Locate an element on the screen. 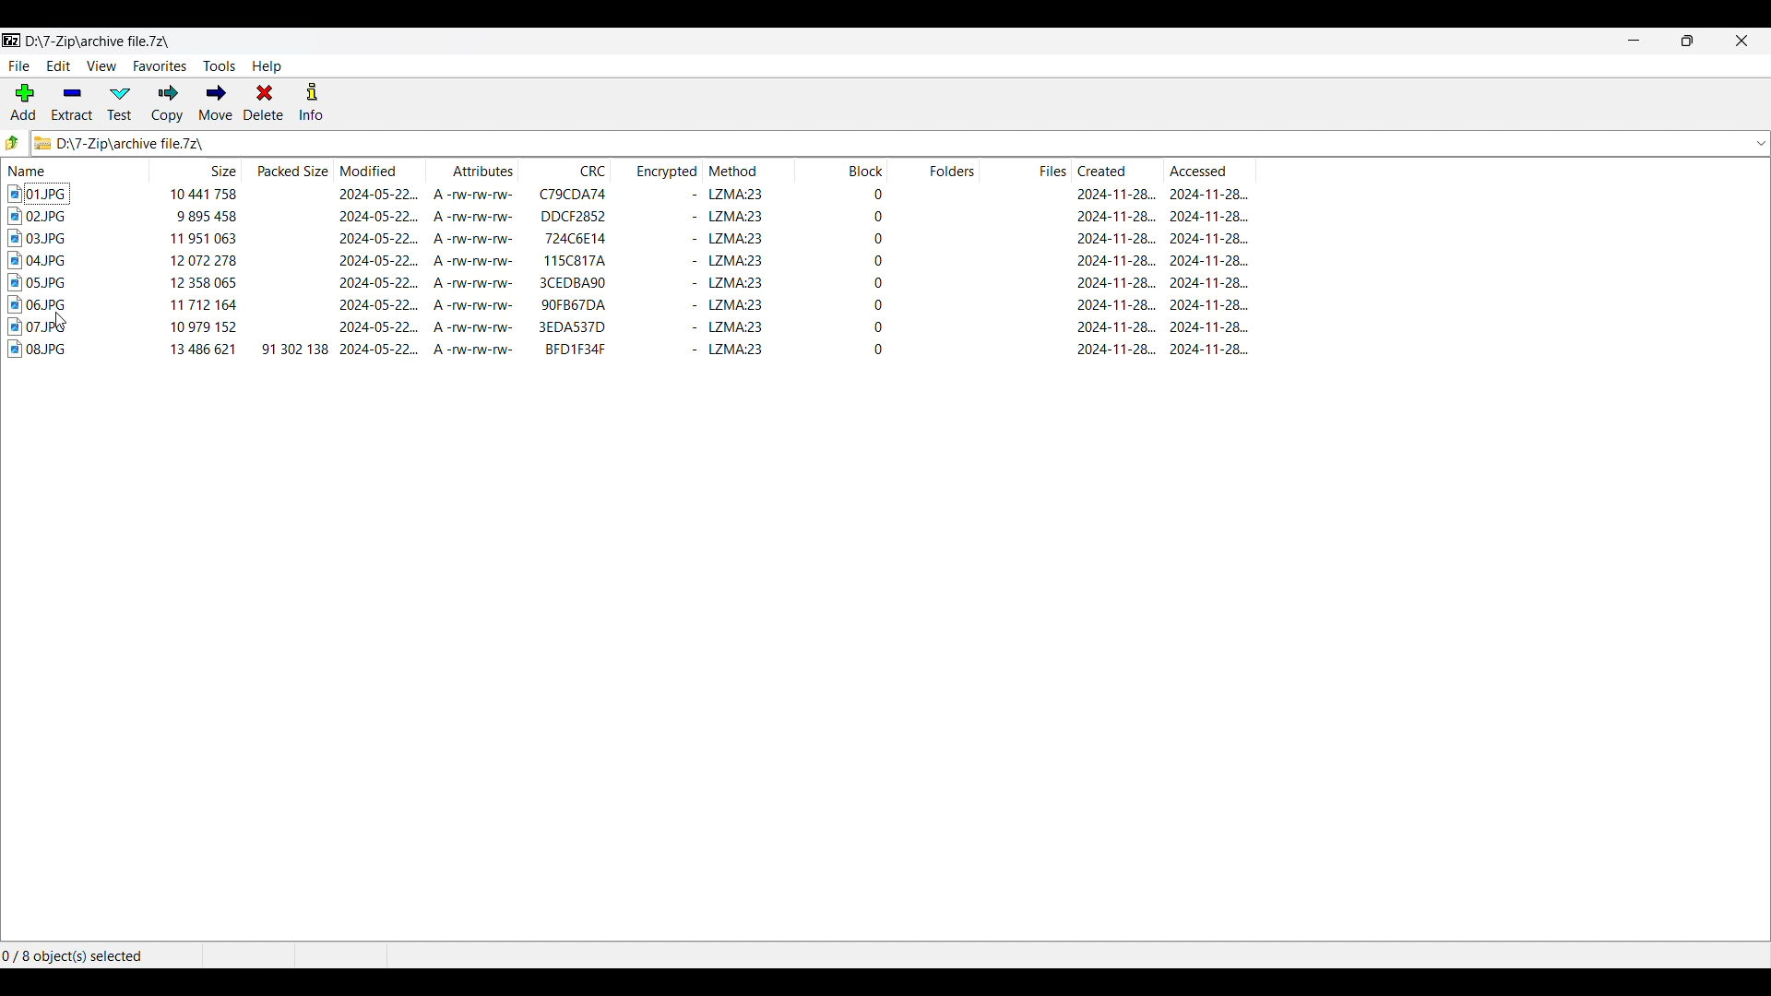 This screenshot has width=1771, height=996. modified date & time is located at coordinates (378, 194).